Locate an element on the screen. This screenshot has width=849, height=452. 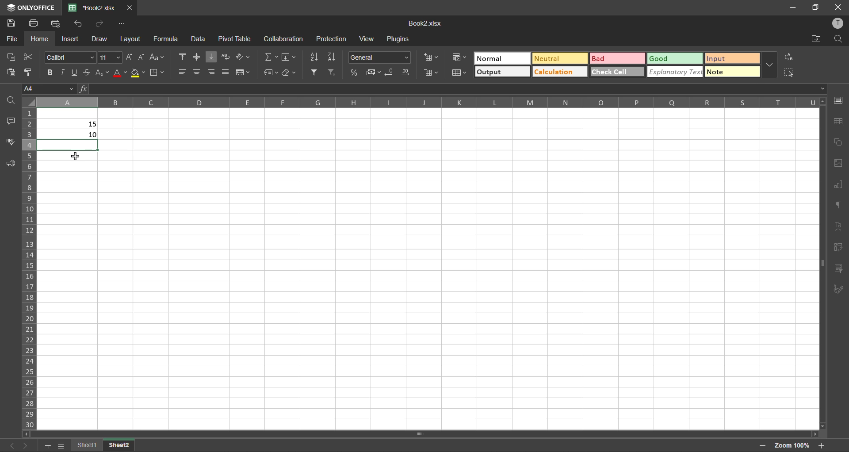
row numbers is located at coordinates (31, 267).